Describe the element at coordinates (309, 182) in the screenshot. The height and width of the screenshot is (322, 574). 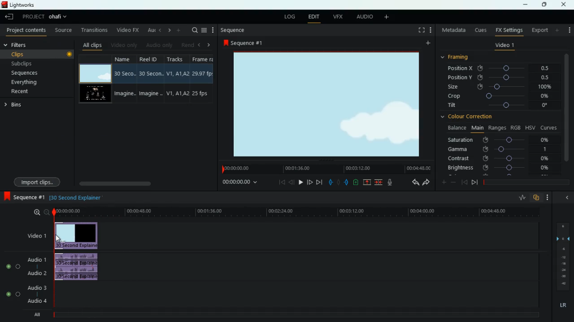
I see `jump` at that location.